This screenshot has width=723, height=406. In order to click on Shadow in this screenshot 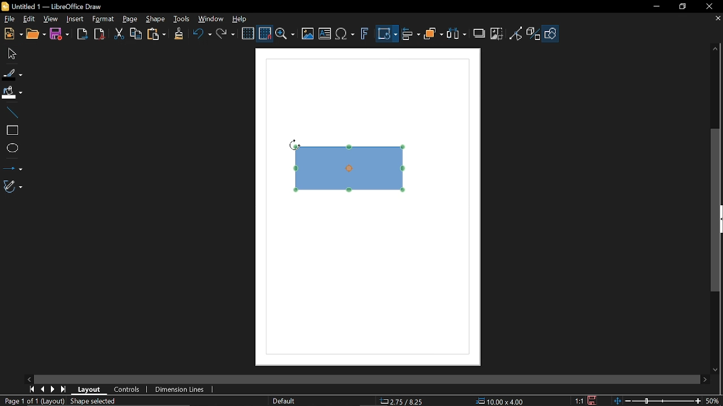, I will do `click(480, 32)`.